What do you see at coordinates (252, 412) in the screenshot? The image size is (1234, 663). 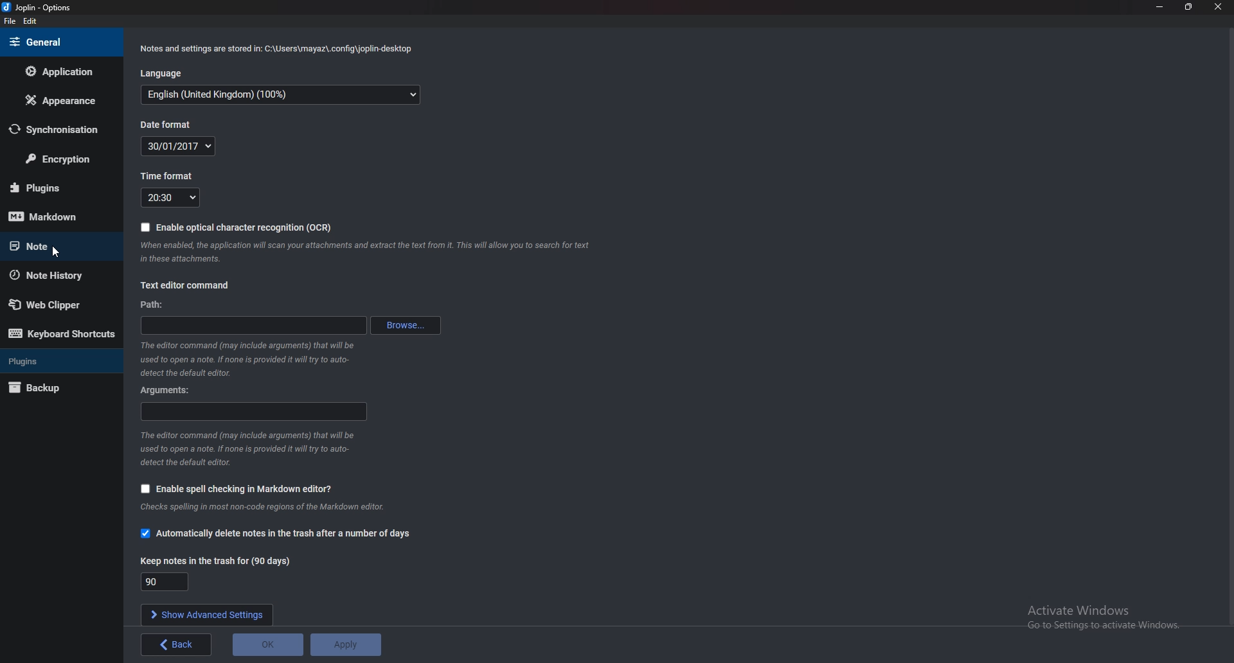 I see `arguments` at bounding box center [252, 412].